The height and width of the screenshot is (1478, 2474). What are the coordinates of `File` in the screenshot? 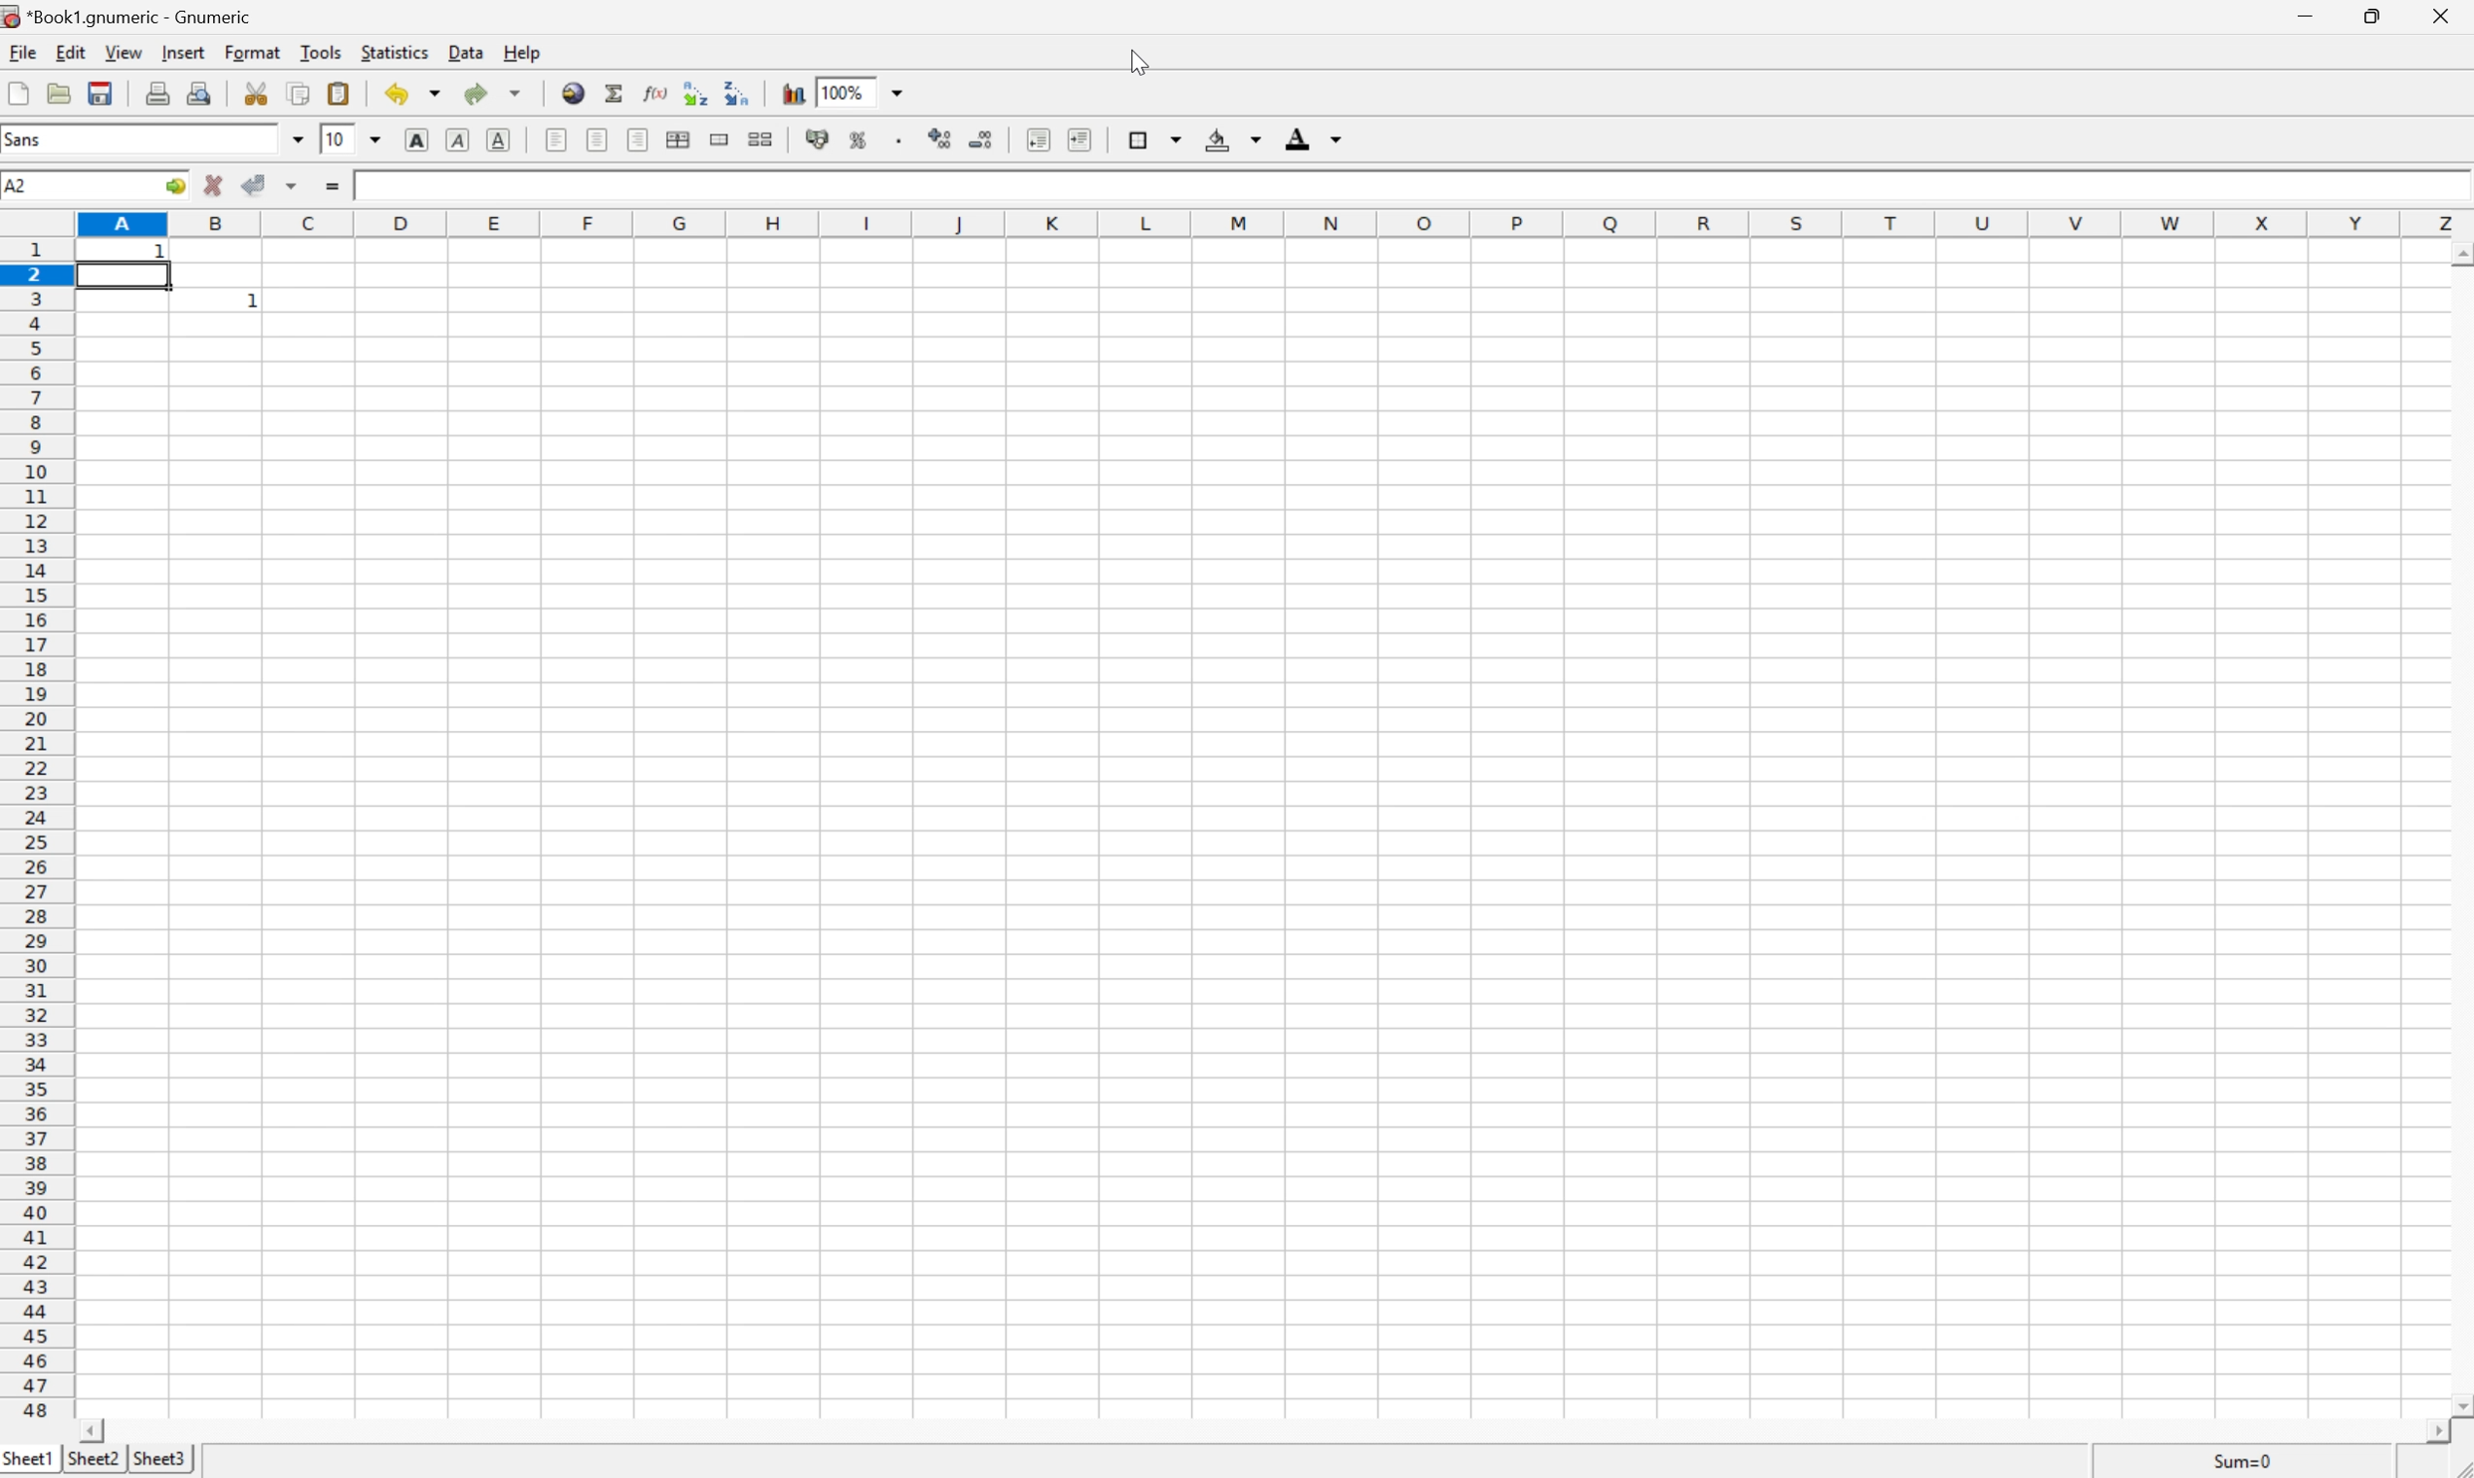 It's located at (23, 53).